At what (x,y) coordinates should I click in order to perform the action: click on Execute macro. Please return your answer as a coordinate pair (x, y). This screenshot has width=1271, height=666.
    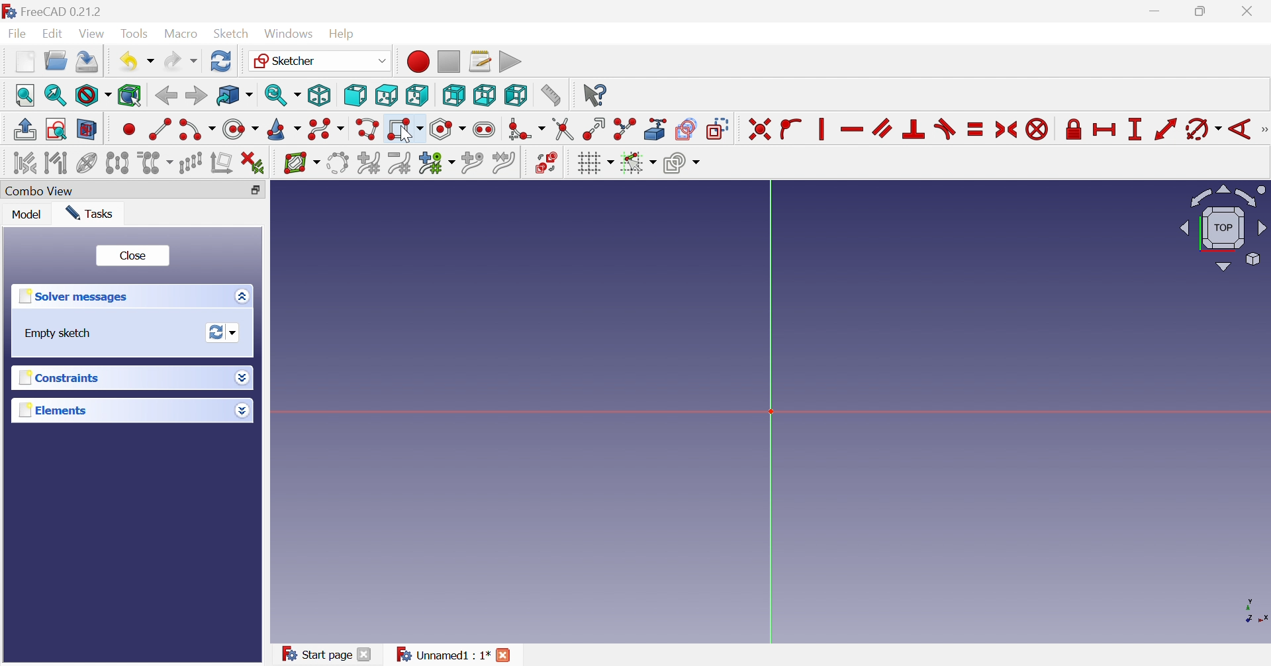
    Looking at the image, I should click on (510, 62).